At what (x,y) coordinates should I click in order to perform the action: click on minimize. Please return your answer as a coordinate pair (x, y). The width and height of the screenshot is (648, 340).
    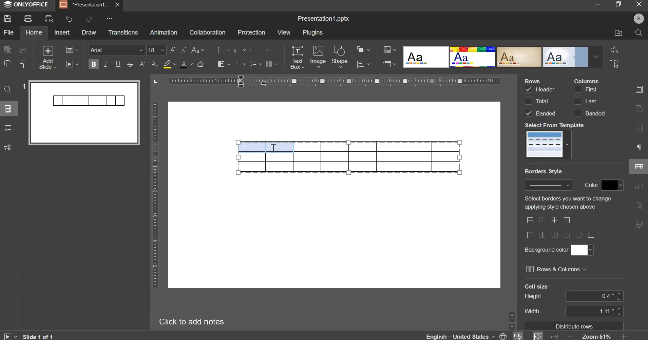
    Looking at the image, I should click on (597, 5).